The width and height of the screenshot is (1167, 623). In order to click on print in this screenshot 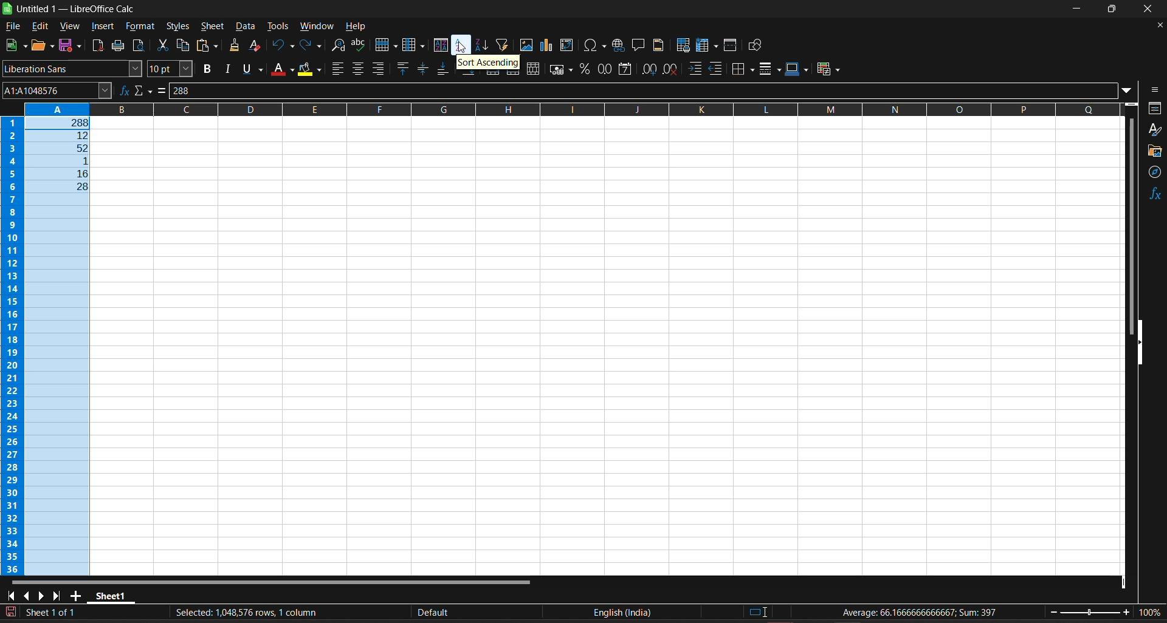, I will do `click(118, 46)`.